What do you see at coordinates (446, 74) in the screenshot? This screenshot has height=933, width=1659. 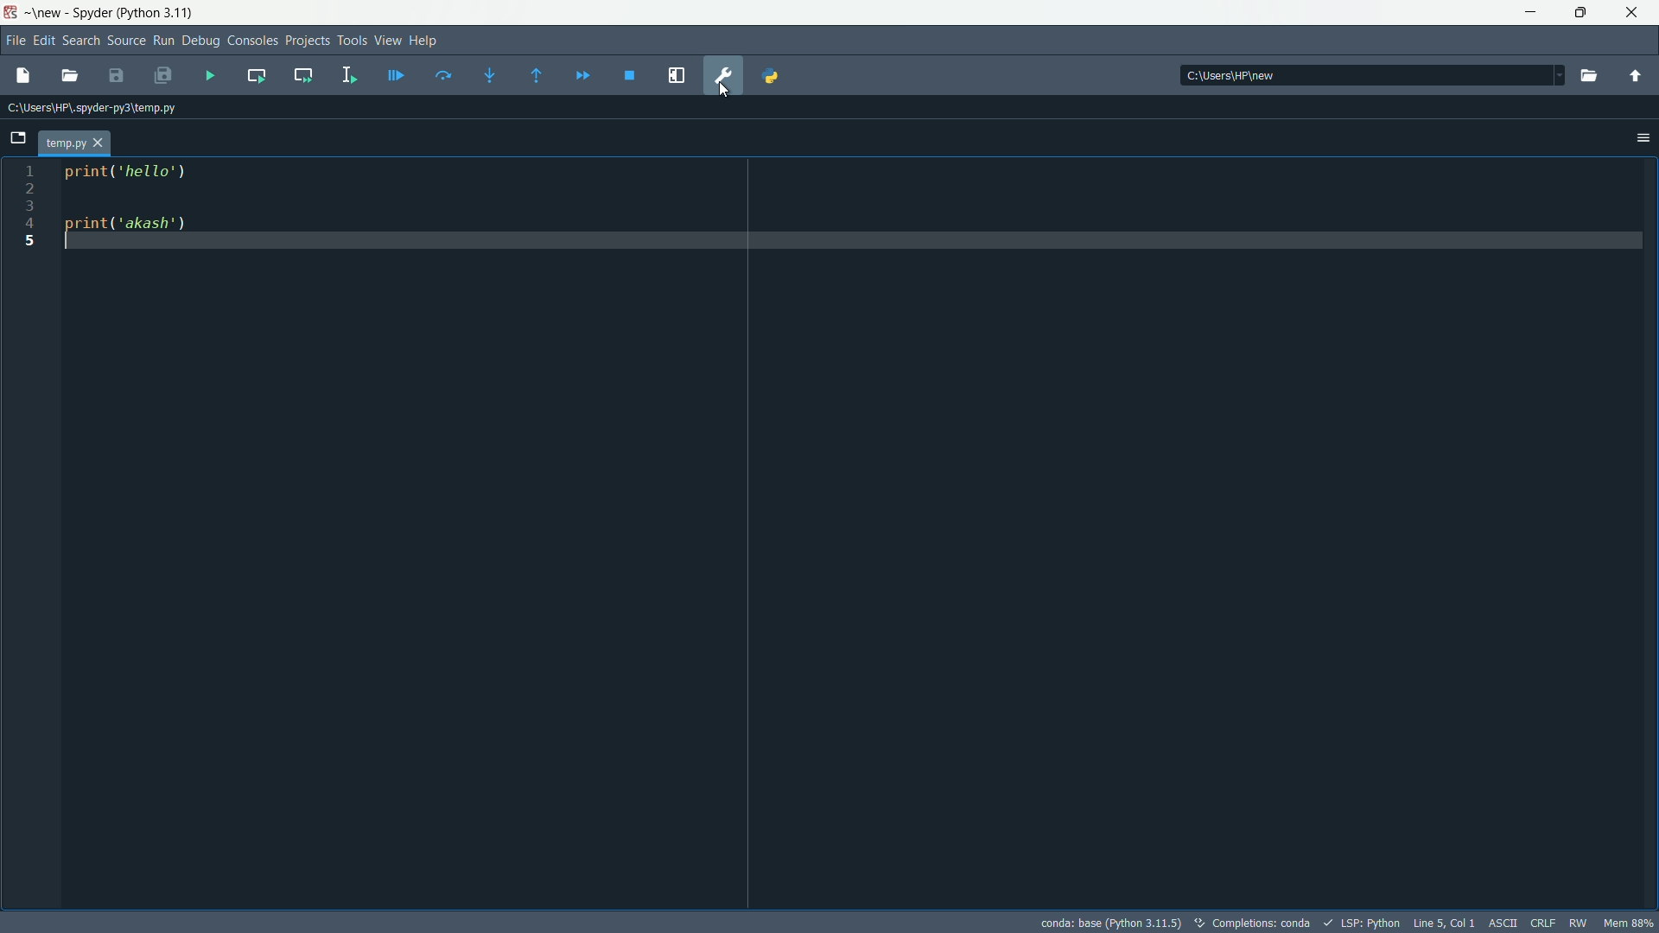 I see `run current line` at bounding box center [446, 74].